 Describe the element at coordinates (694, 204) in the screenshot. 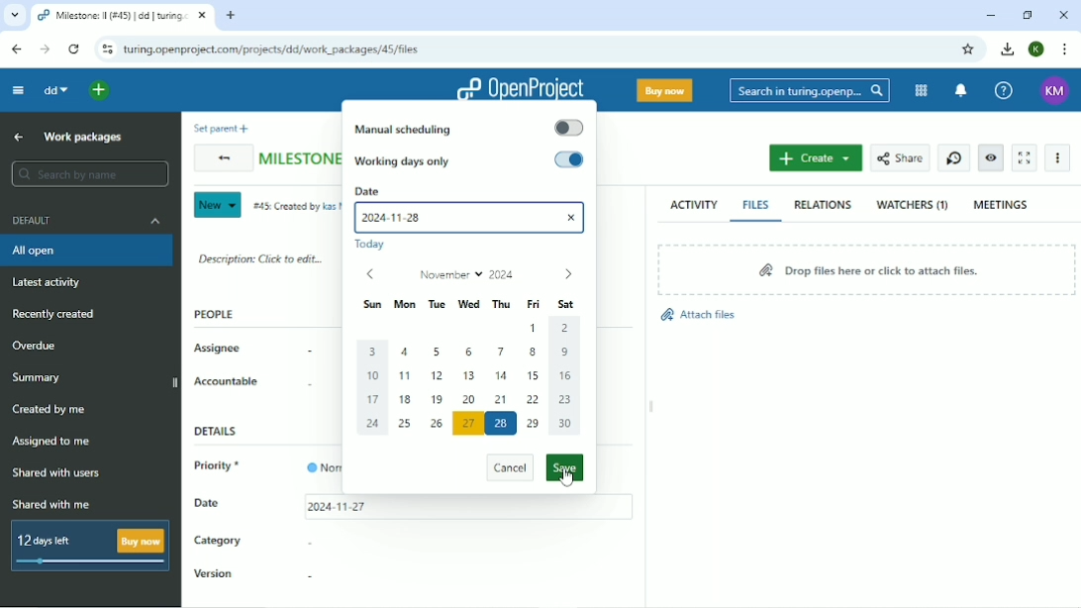

I see `Activity` at that location.